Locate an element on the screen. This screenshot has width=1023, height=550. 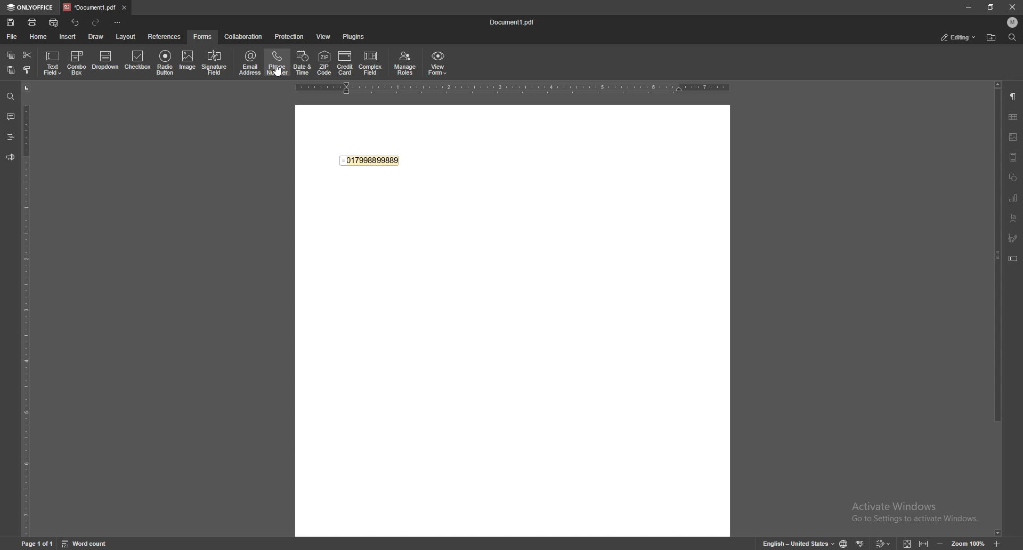
fit to screen is located at coordinates (908, 544).